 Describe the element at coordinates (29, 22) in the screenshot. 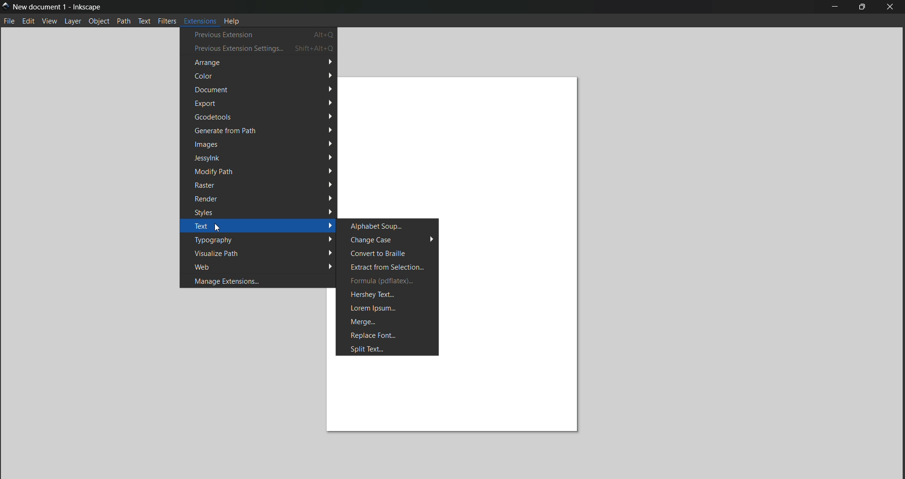

I see `edit` at that location.